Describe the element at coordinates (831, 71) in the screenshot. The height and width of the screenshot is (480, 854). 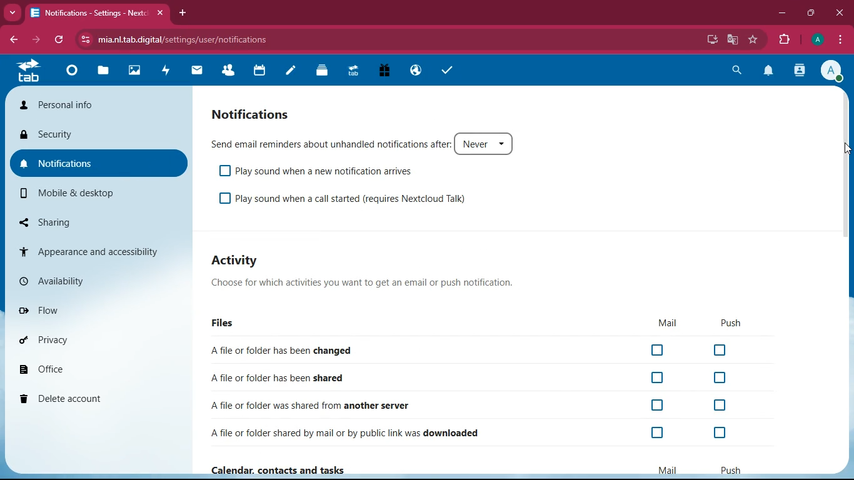
I see `profile` at that location.